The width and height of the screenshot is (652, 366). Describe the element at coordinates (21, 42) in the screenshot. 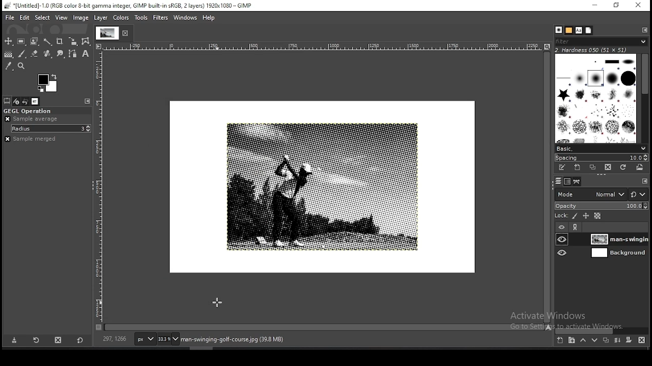

I see `rectangle select tool` at that location.